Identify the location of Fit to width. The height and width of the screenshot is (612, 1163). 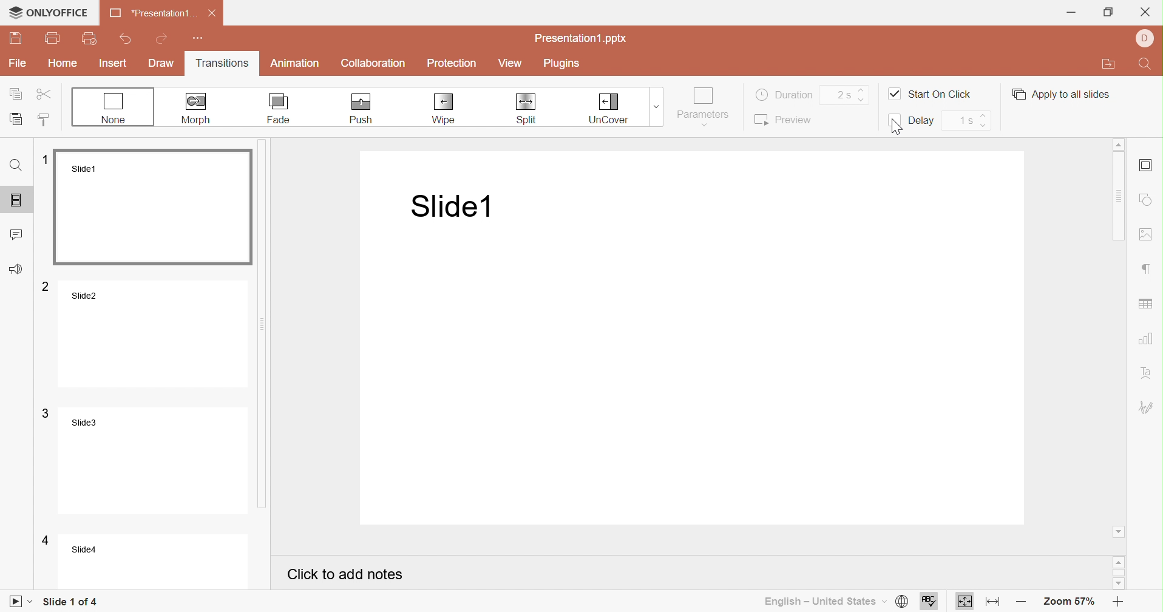
(994, 603).